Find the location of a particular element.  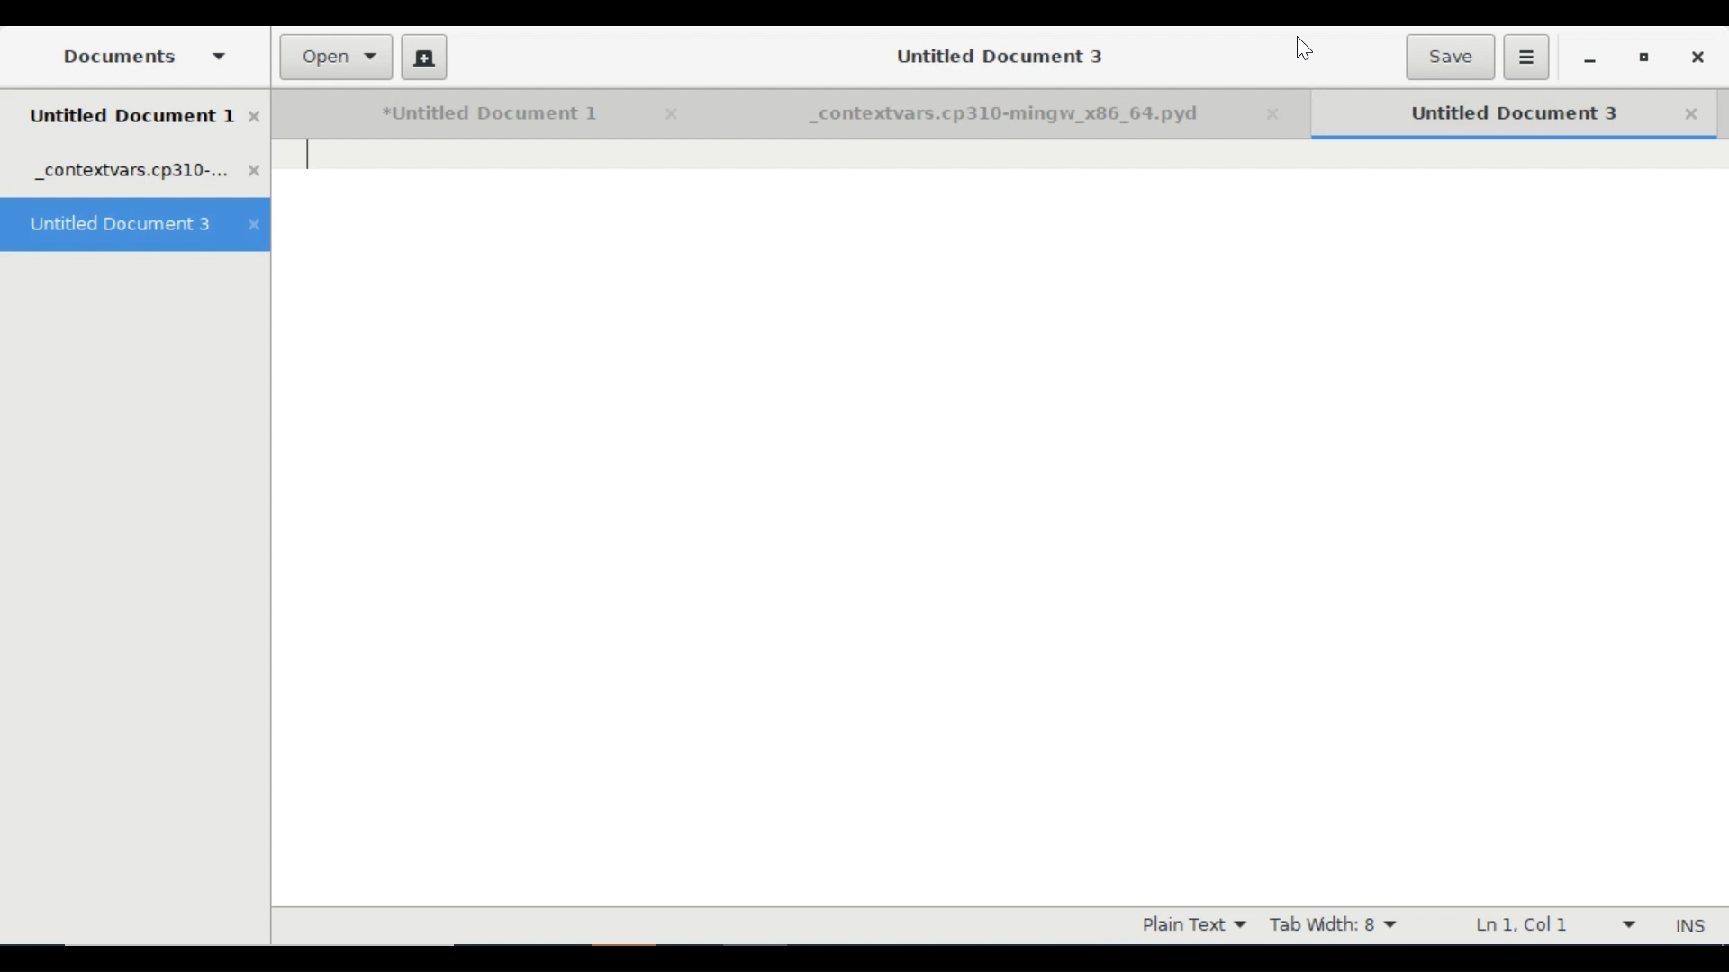

restore is located at coordinates (1644, 60).